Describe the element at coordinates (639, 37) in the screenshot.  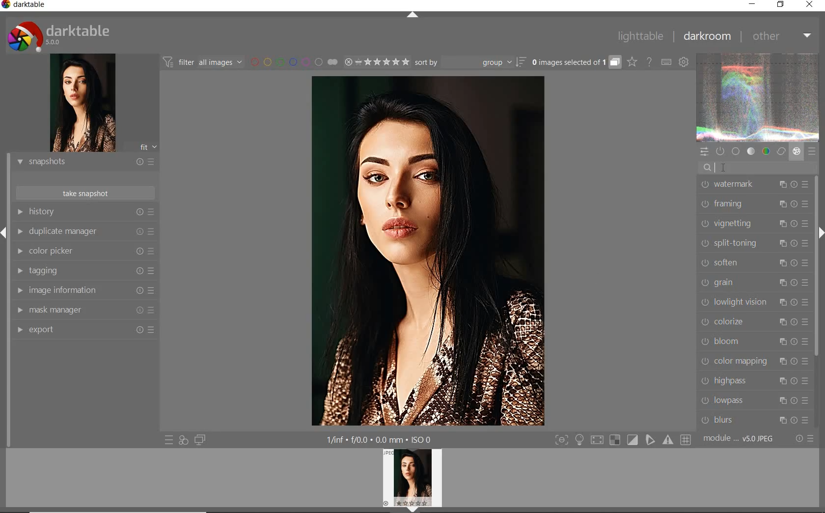
I see `LIGHTTABLE` at that location.